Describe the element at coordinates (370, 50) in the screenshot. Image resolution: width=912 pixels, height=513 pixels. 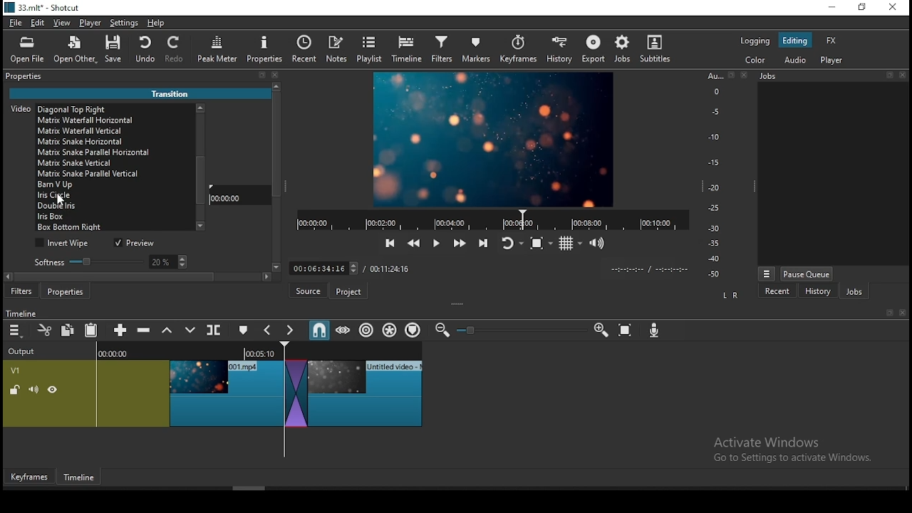
I see `playlist` at that location.